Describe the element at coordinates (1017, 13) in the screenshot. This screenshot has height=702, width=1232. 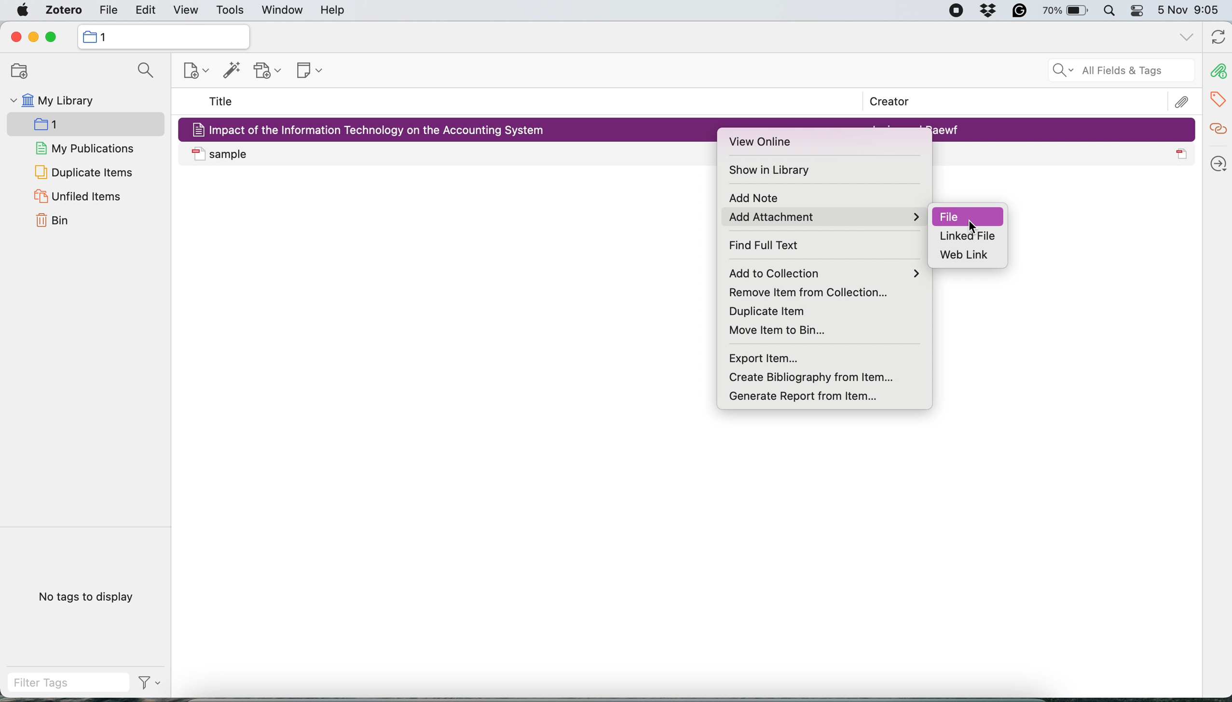
I see `grammarly` at that location.